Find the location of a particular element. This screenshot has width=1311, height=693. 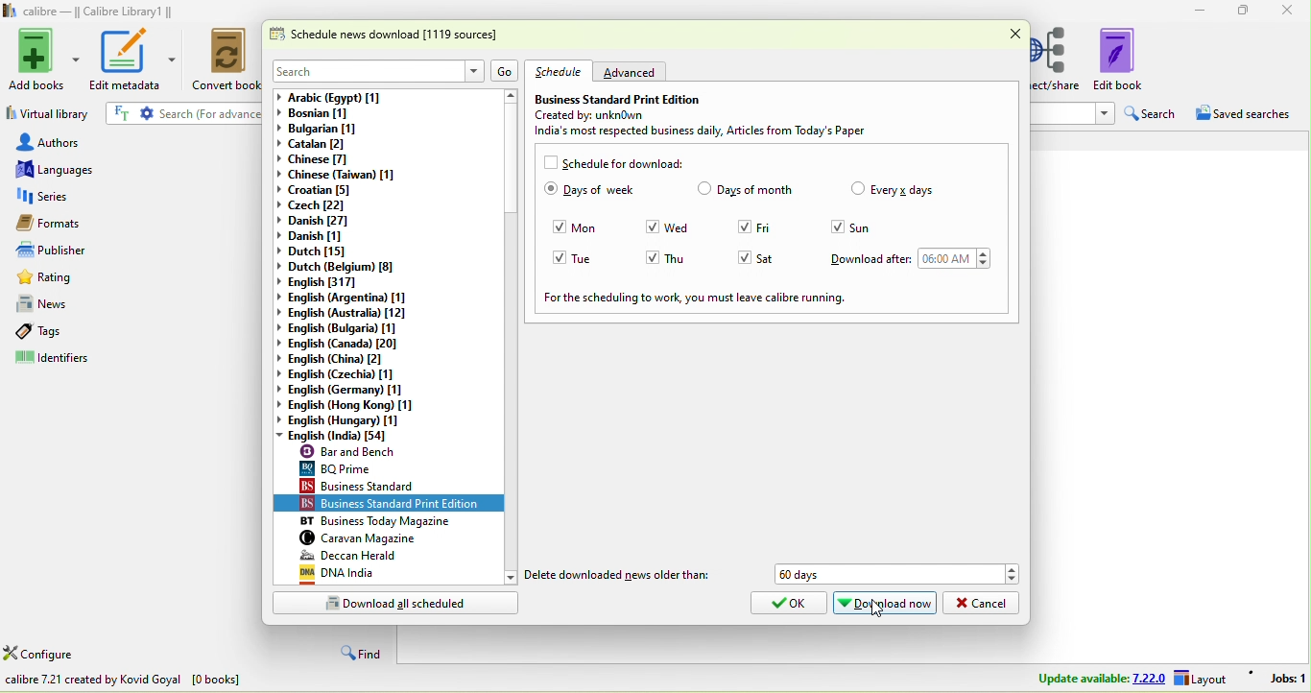

Checkbox is located at coordinates (560, 258).